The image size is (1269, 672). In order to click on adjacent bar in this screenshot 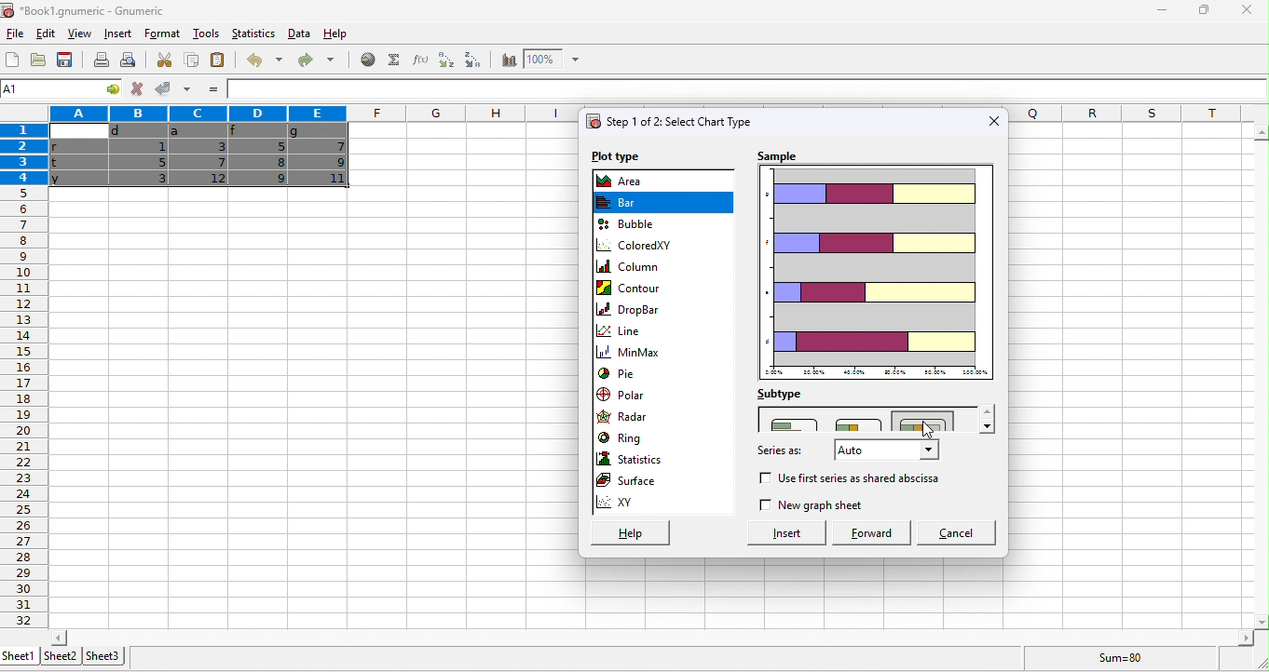, I will do `click(797, 423)`.